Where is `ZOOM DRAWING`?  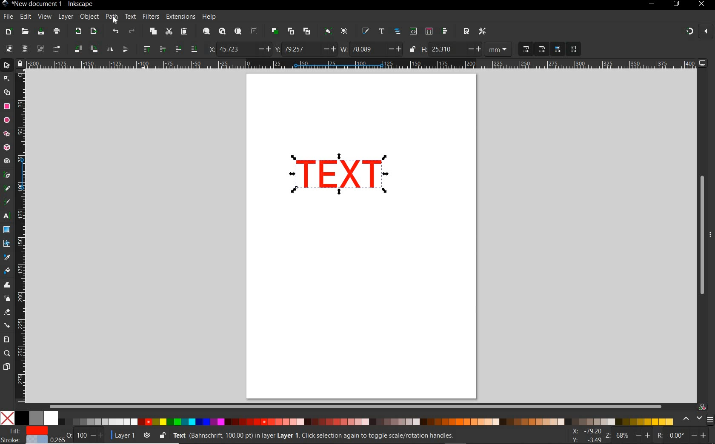 ZOOM DRAWING is located at coordinates (221, 32).